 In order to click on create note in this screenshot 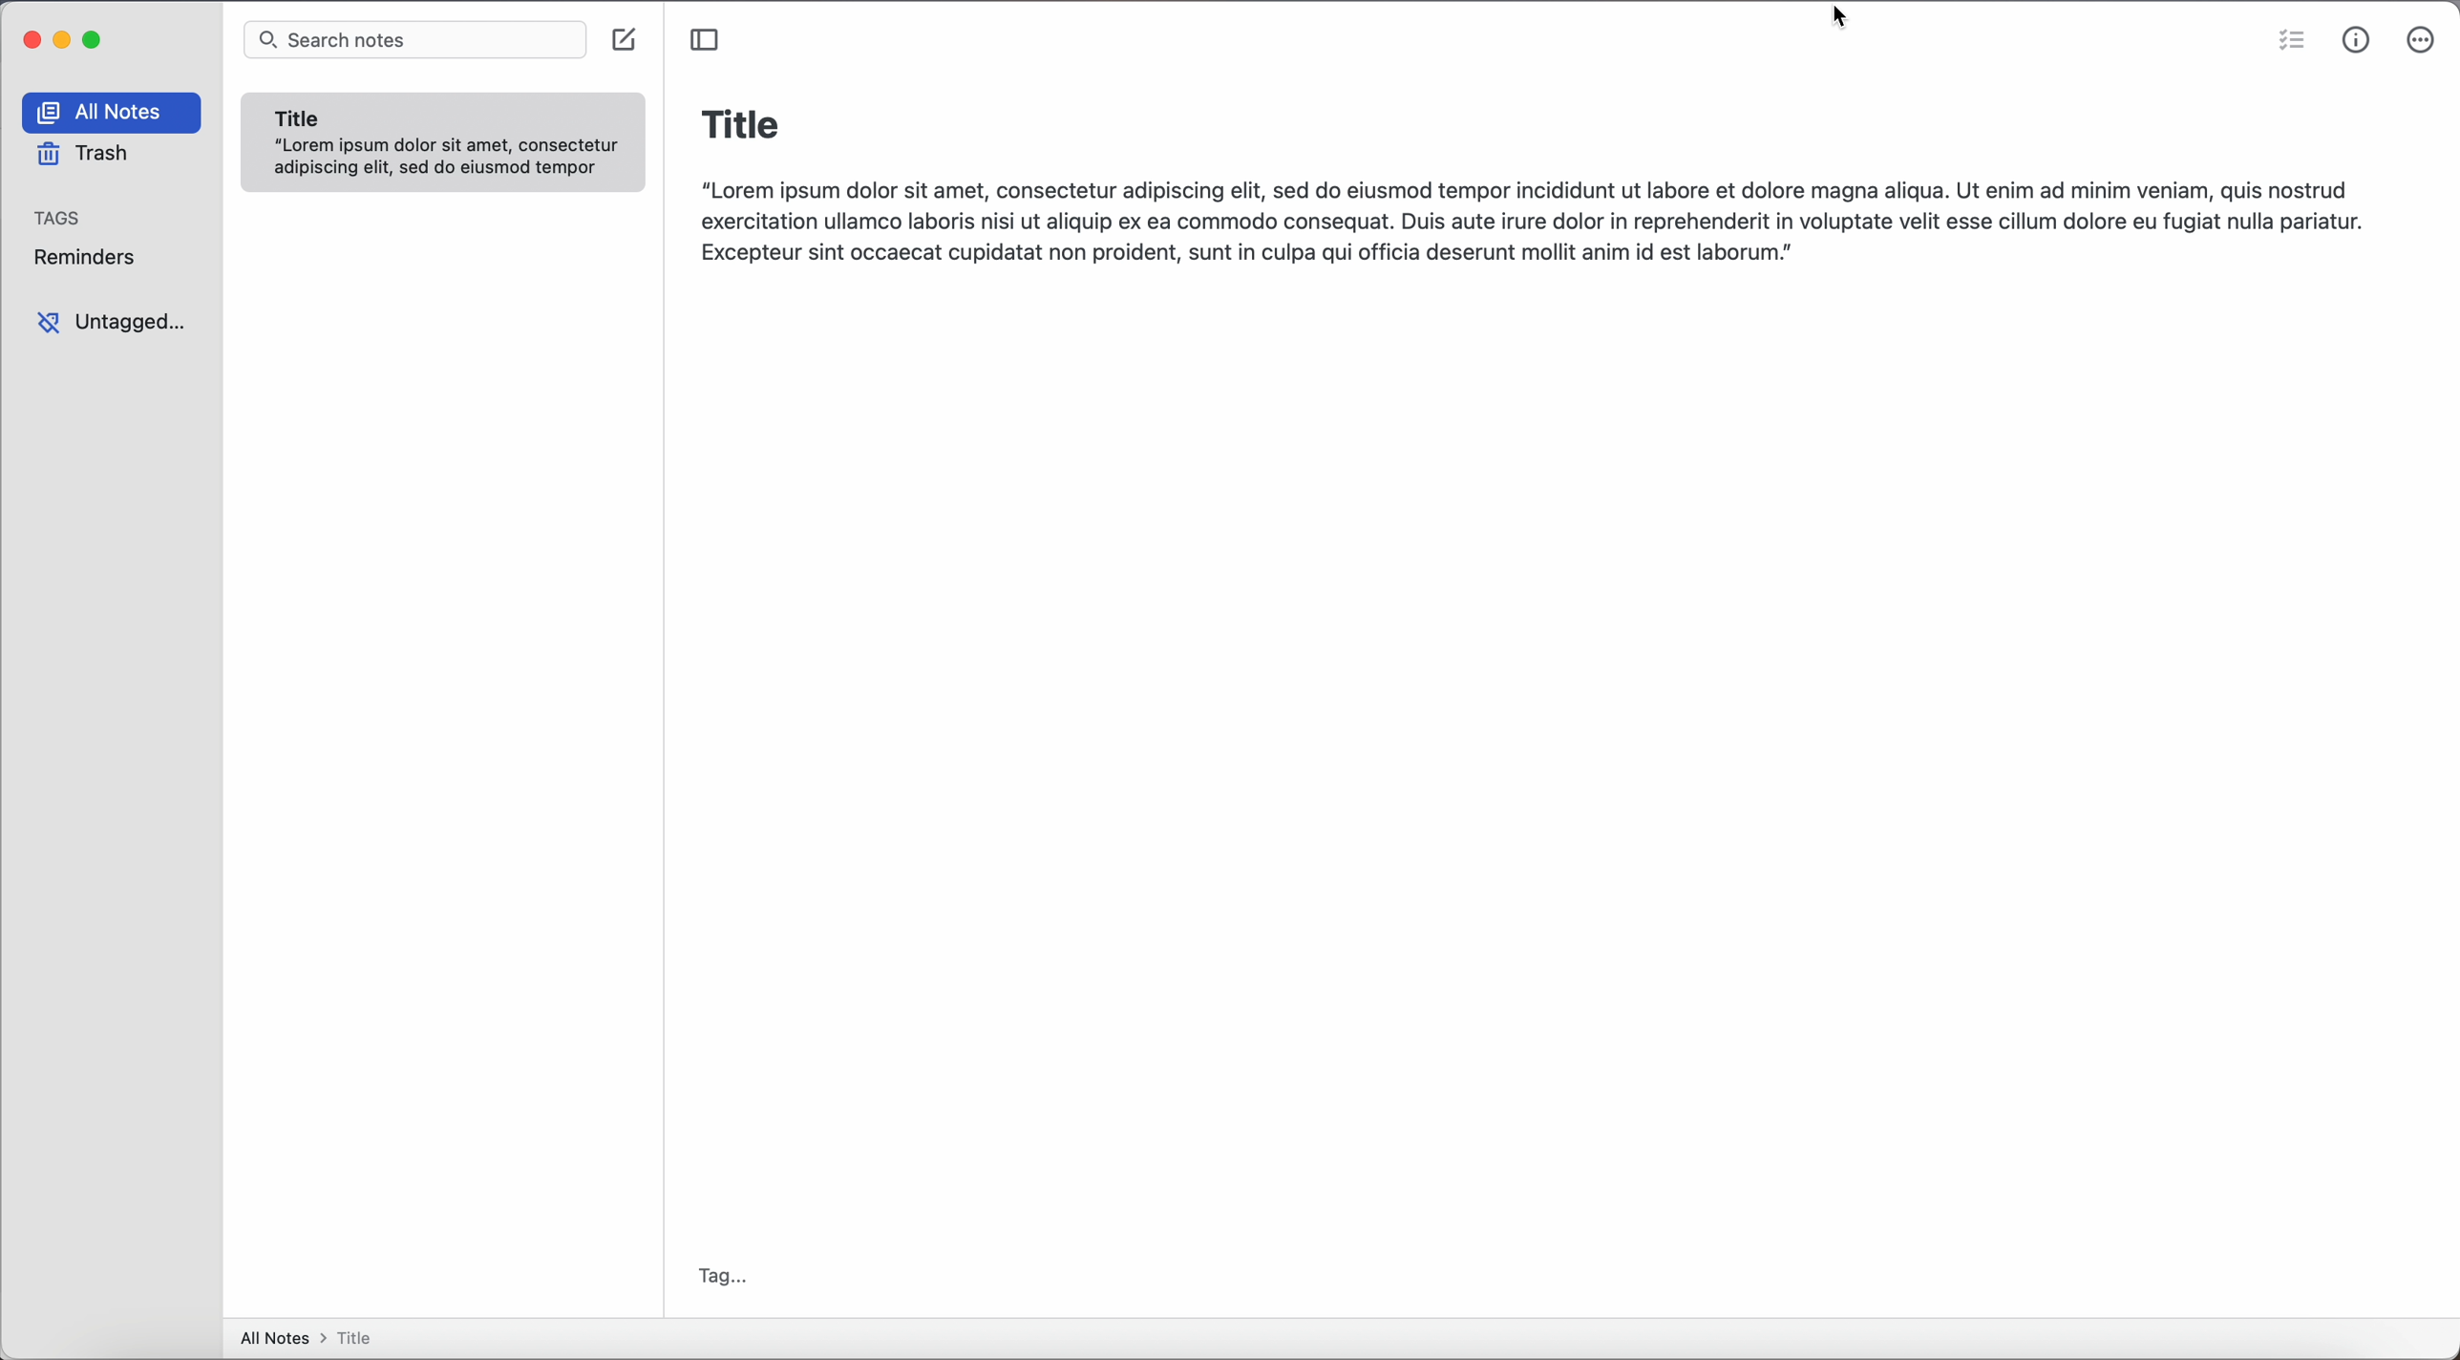, I will do `click(627, 42)`.